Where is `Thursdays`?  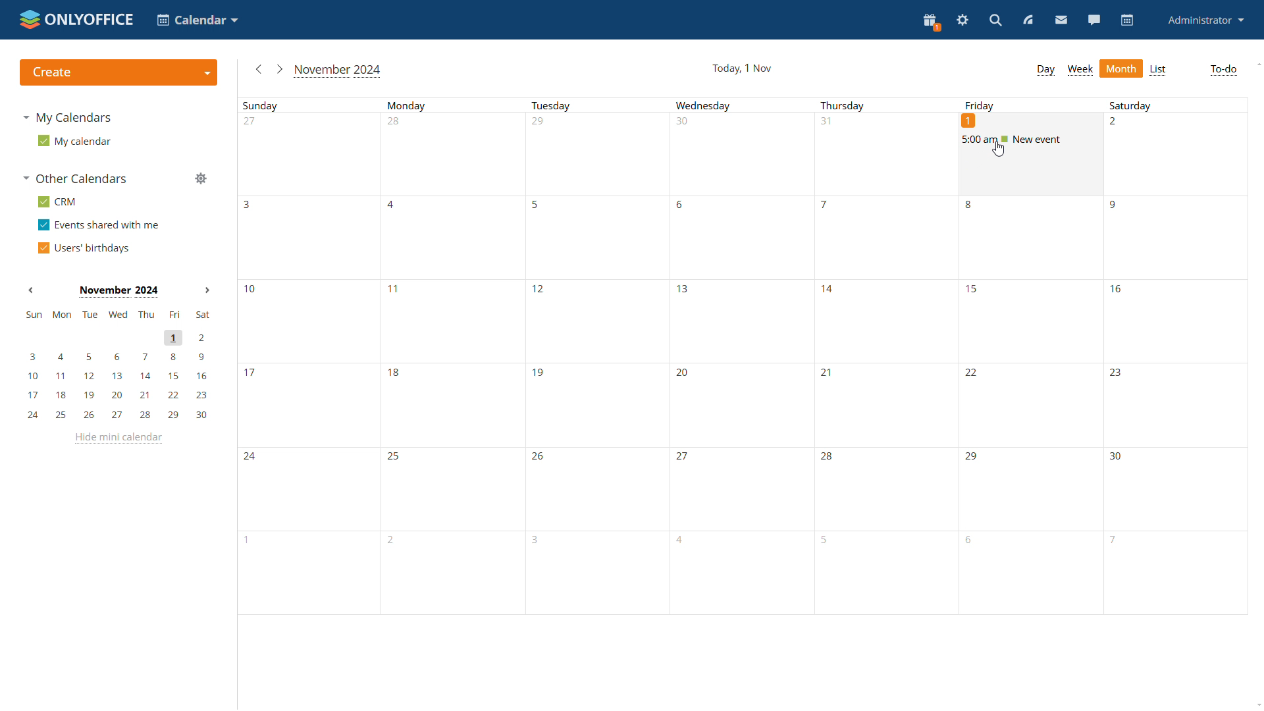 Thursdays is located at coordinates (880, 357).